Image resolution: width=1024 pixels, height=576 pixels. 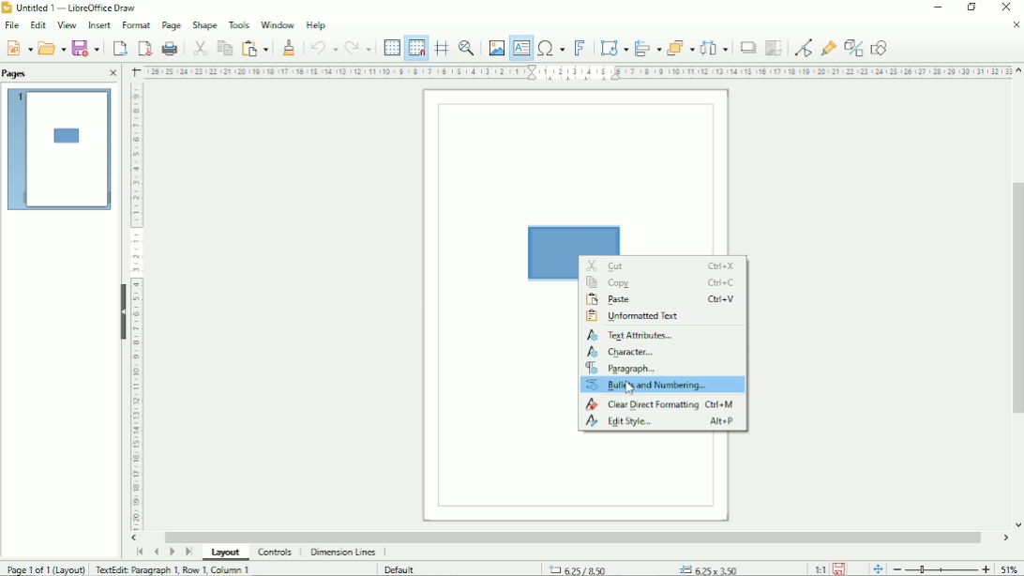 What do you see at coordinates (156, 552) in the screenshot?
I see `Scroll to previous page` at bounding box center [156, 552].